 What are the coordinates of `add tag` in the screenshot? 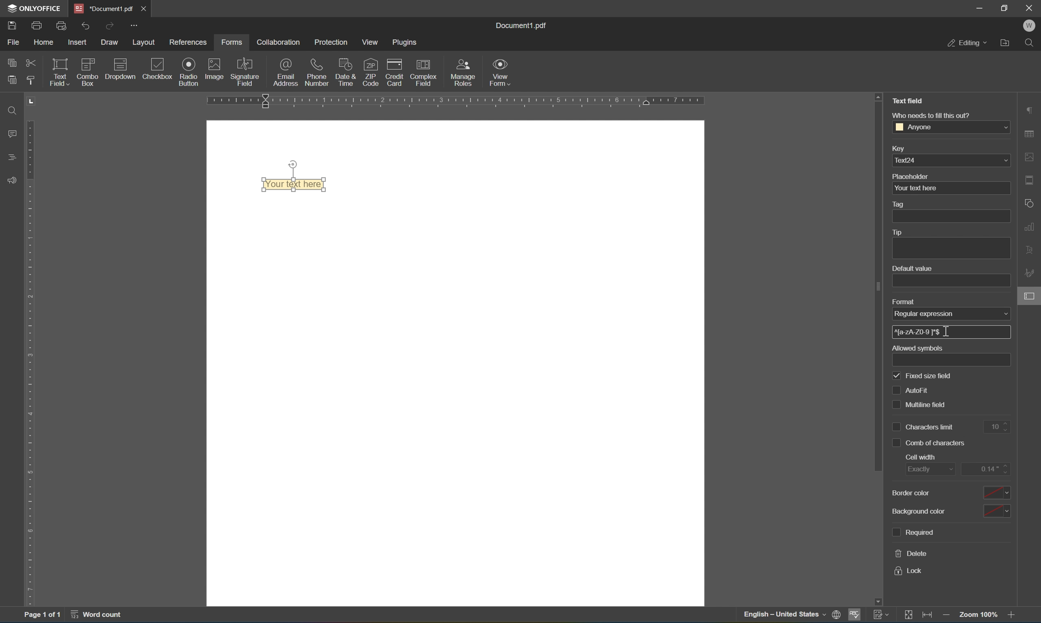 It's located at (951, 216).